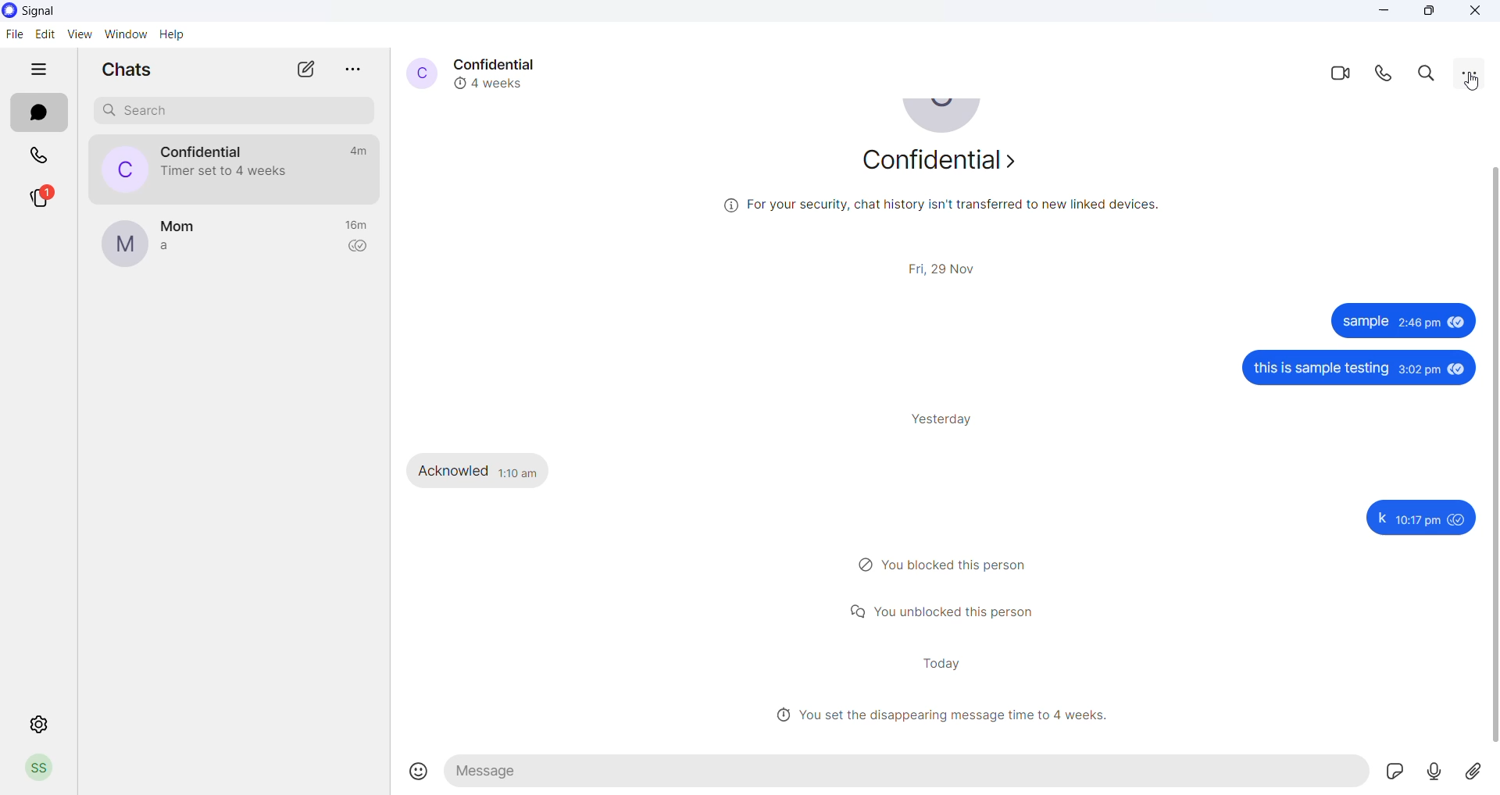  What do you see at coordinates (359, 226) in the screenshot?
I see `last message timeframe` at bounding box center [359, 226].